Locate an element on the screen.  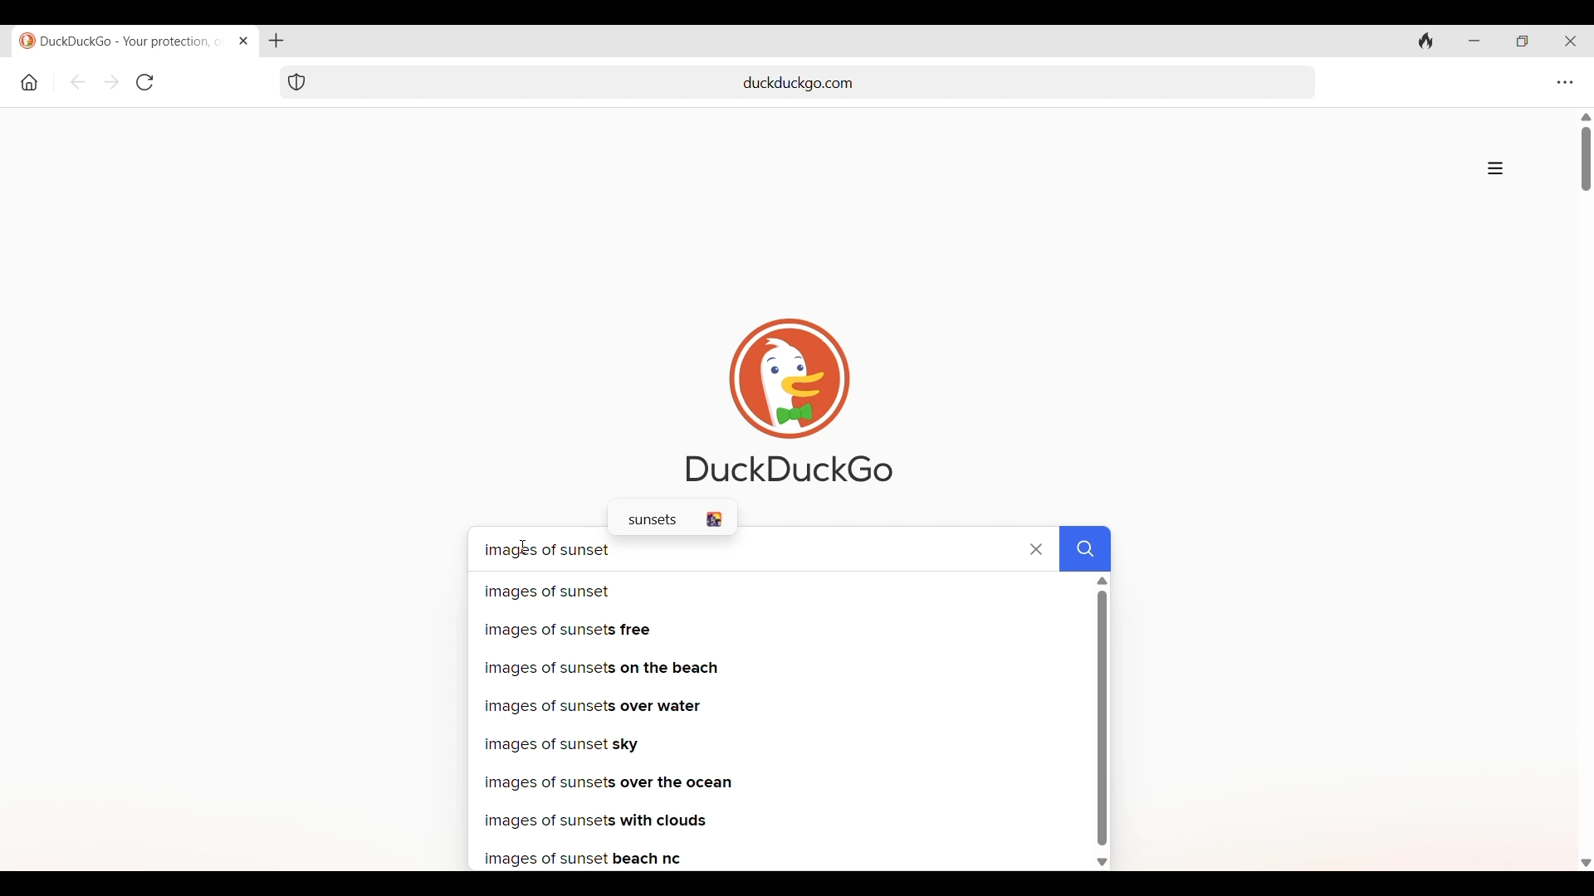
Refresh current page is located at coordinates (145, 82).